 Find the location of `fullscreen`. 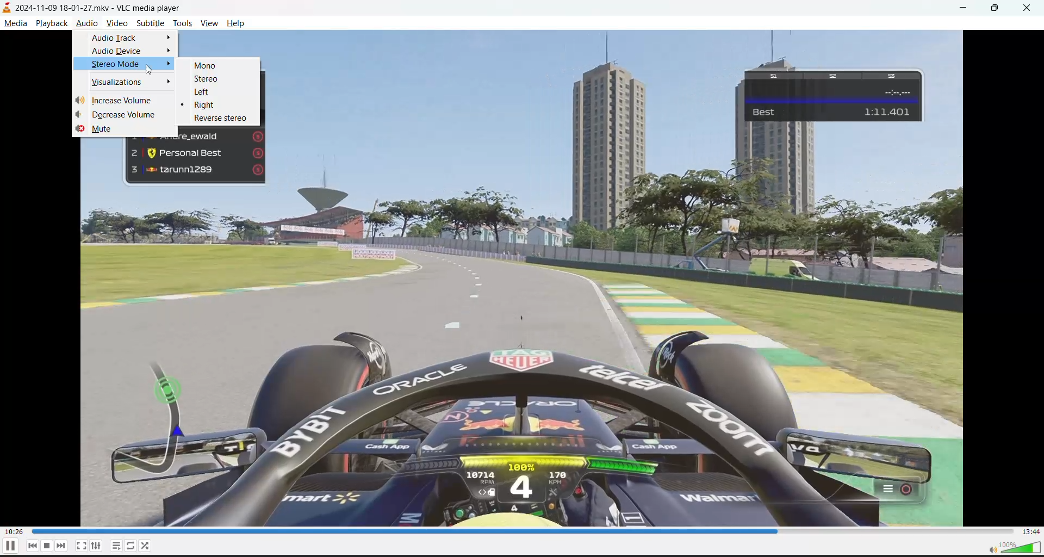

fullscreen is located at coordinates (81, 546).